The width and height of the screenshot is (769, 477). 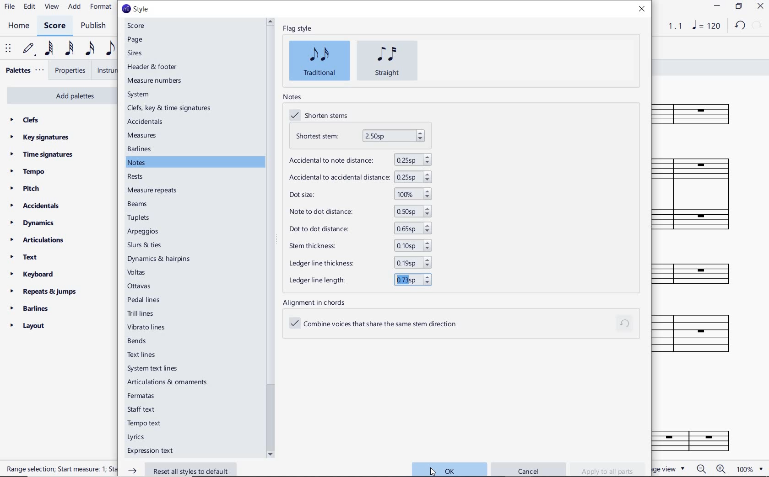 What do you see at coordinates (357, 280) in the screenshot?
I see `ledger line length increased` at bounding box center [357, 280].